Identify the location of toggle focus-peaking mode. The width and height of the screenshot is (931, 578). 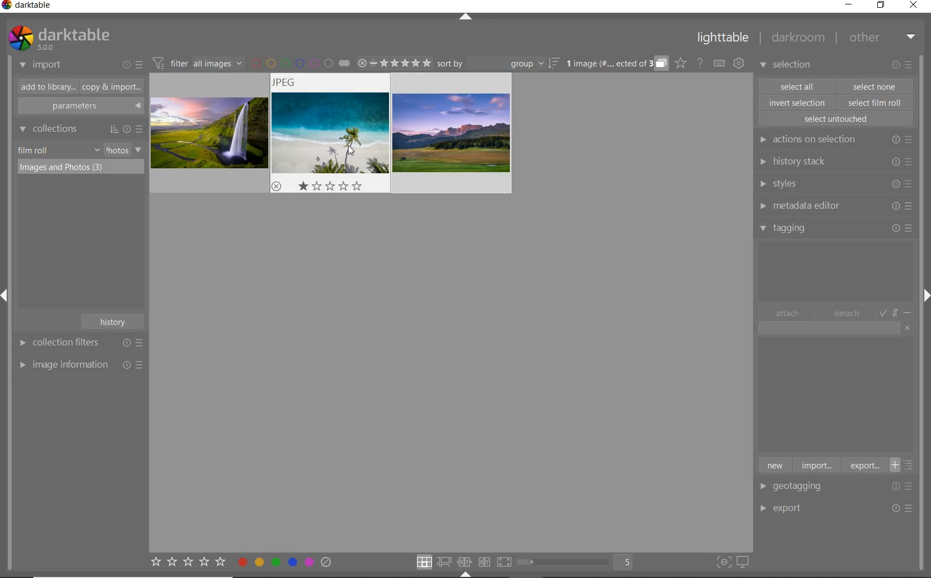
(722, 561).